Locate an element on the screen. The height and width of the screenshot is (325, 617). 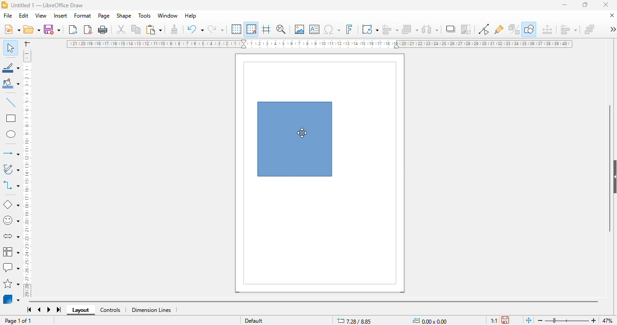
connectors is located at coordinates (11, 185).